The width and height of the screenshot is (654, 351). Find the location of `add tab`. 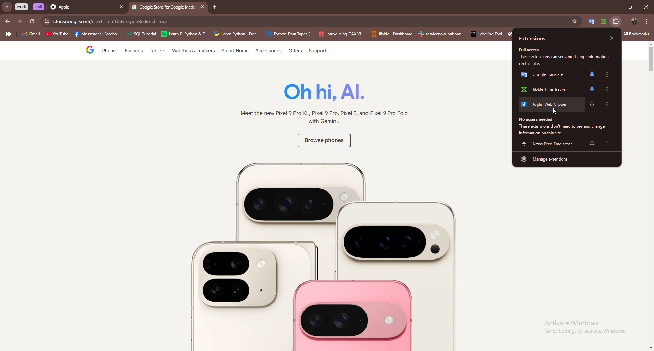

add tab is located at coordinates (215, 7).